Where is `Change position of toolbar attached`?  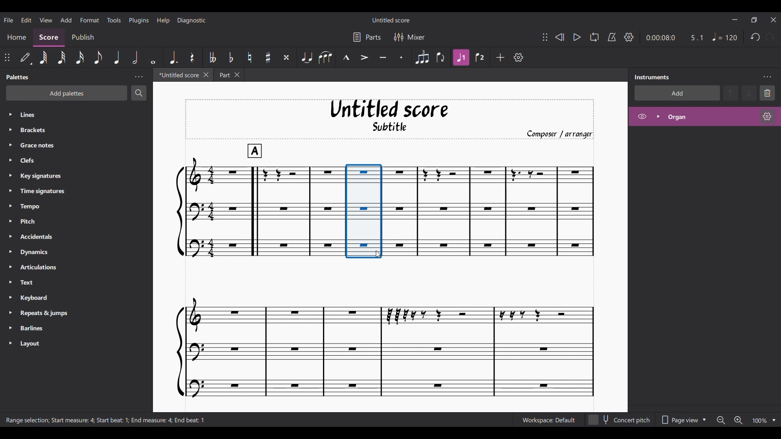
Change position of toolbar attached is located at coordinates (7, 57).